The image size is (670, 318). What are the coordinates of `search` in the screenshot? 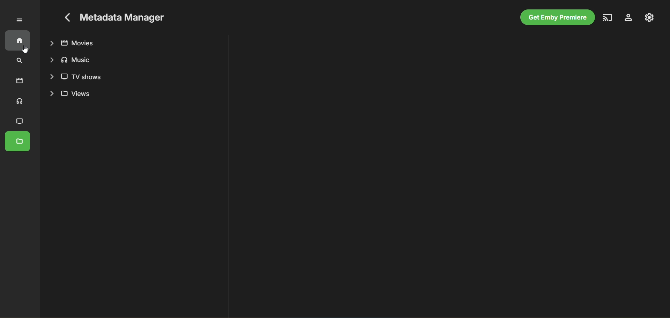 It's located at (18, 60).